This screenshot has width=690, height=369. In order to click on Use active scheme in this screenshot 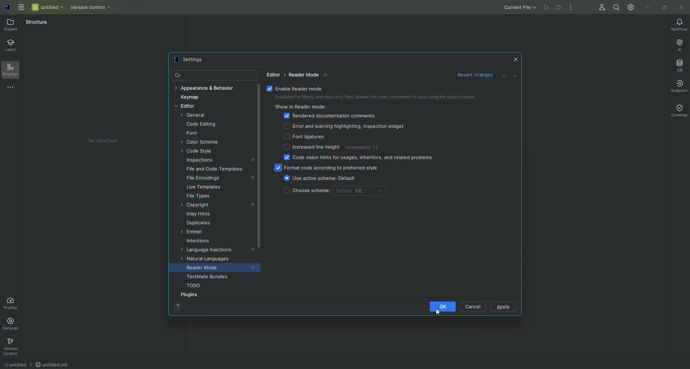, I will do `click(334, 177)`.